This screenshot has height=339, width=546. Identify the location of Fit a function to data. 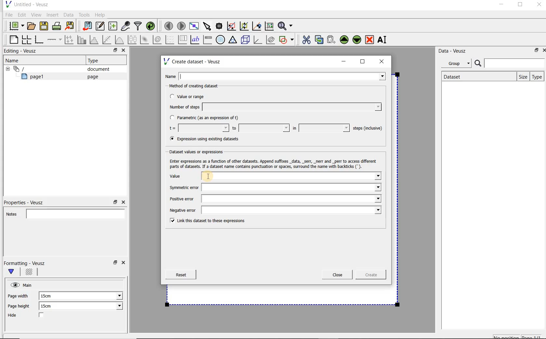
(108, 40).